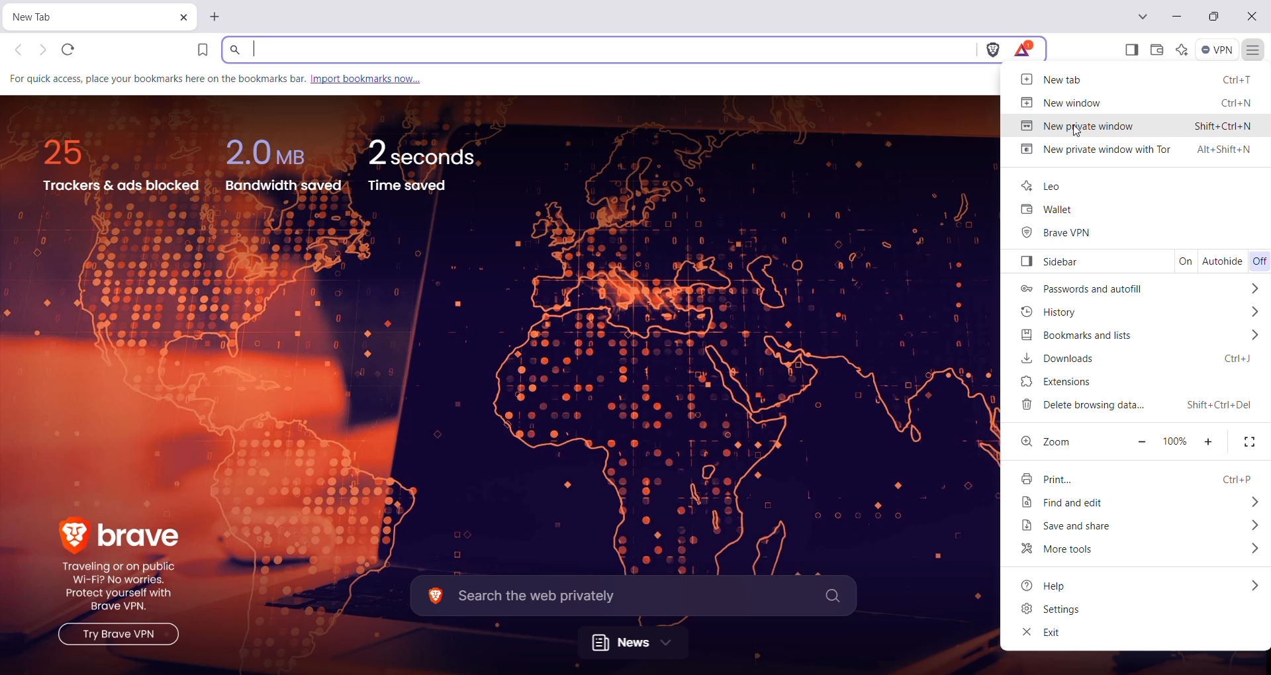 This screenshot has width=1271, height=675. What do you see at coordinates (1080, 289) in the screenshot?
I see `Passwords and autofill` at bounding box center [1080, 289].